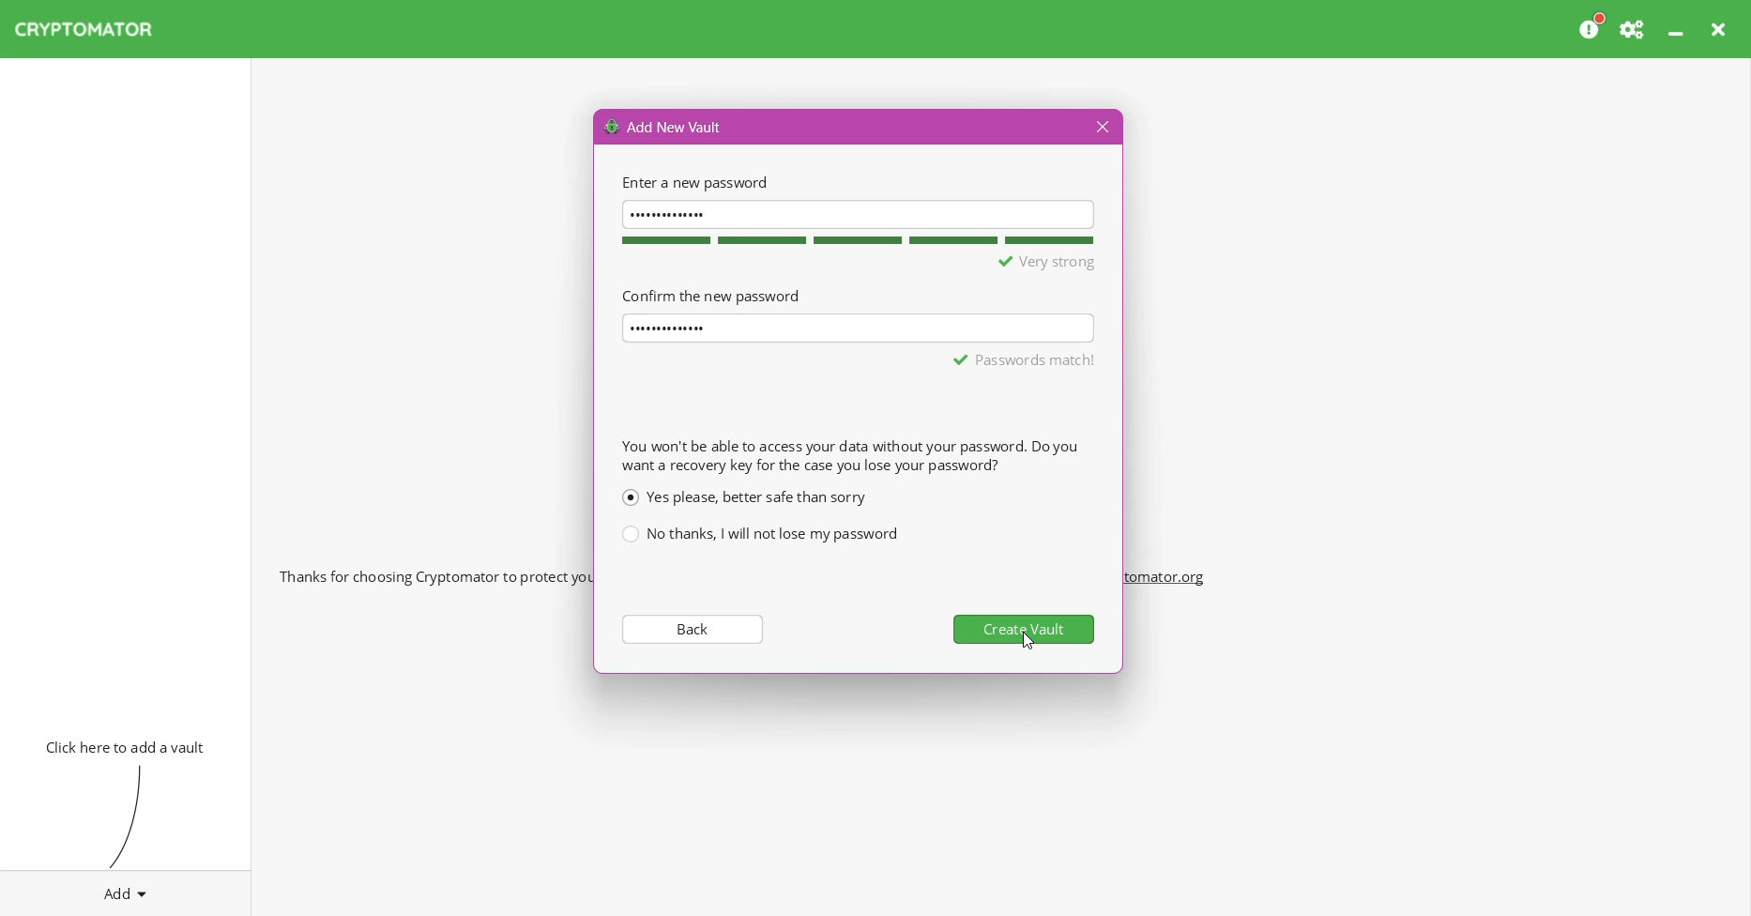 This screenshot has height=916, width=1751. Describe the element at coordinates (693, 182) in the screenshot. I see `Enter a new password` at that location.